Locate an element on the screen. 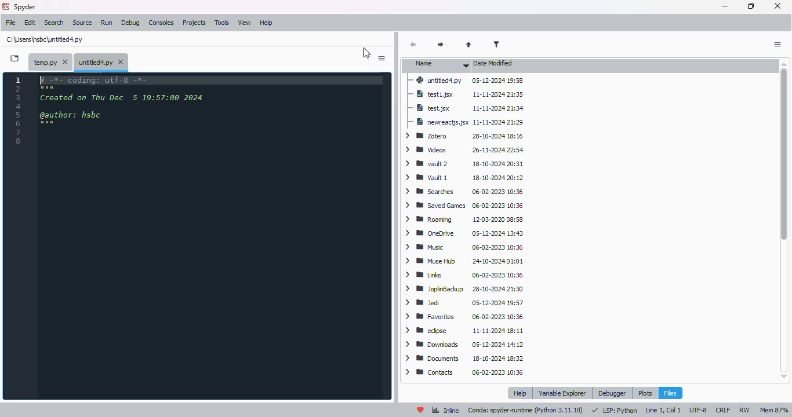 This screenshot has width=792, height=417. projects is located at coordinates (194, 23).